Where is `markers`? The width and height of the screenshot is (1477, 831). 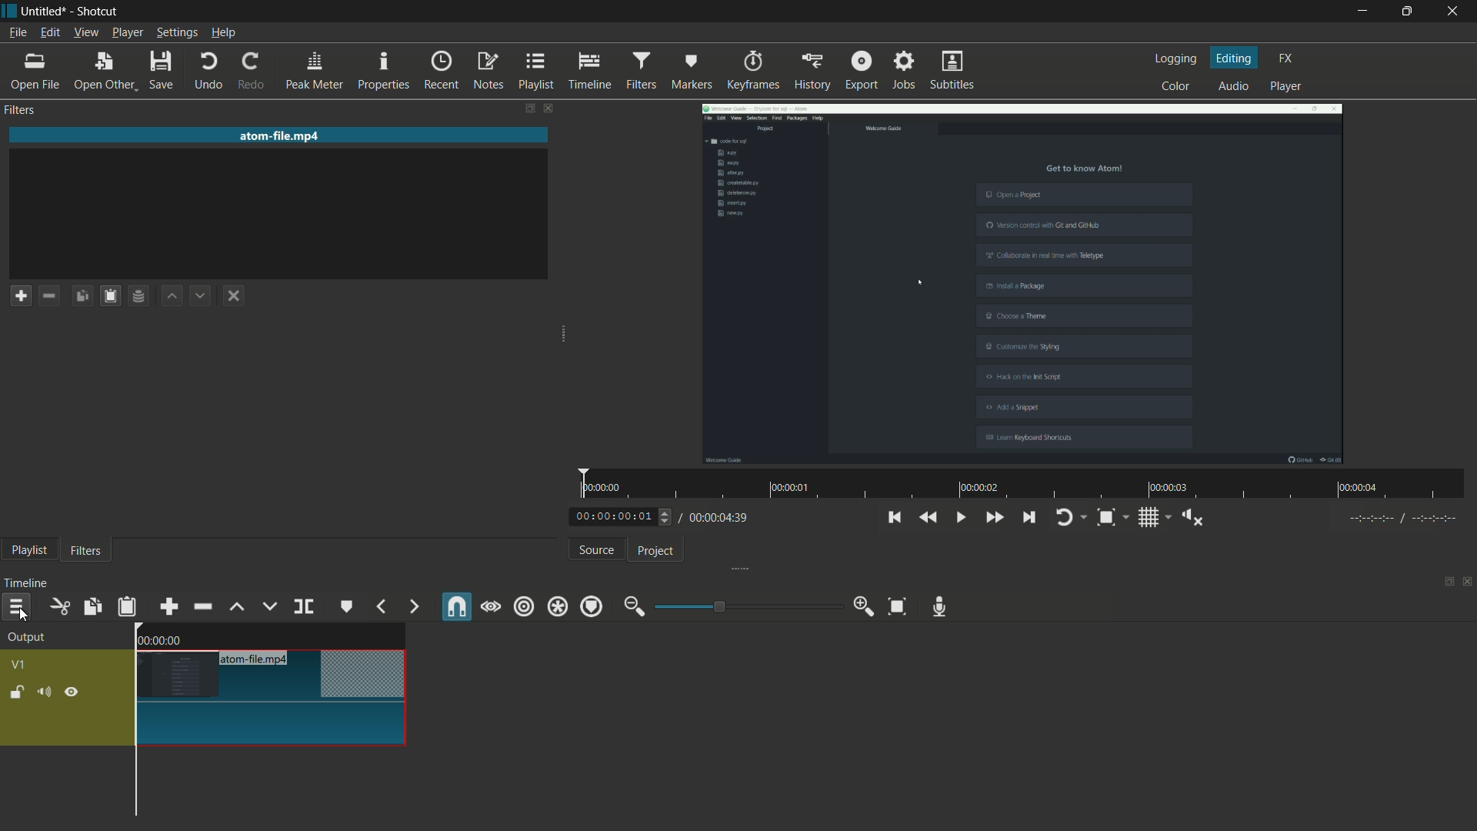 markers is located at coordinates (693, 70).